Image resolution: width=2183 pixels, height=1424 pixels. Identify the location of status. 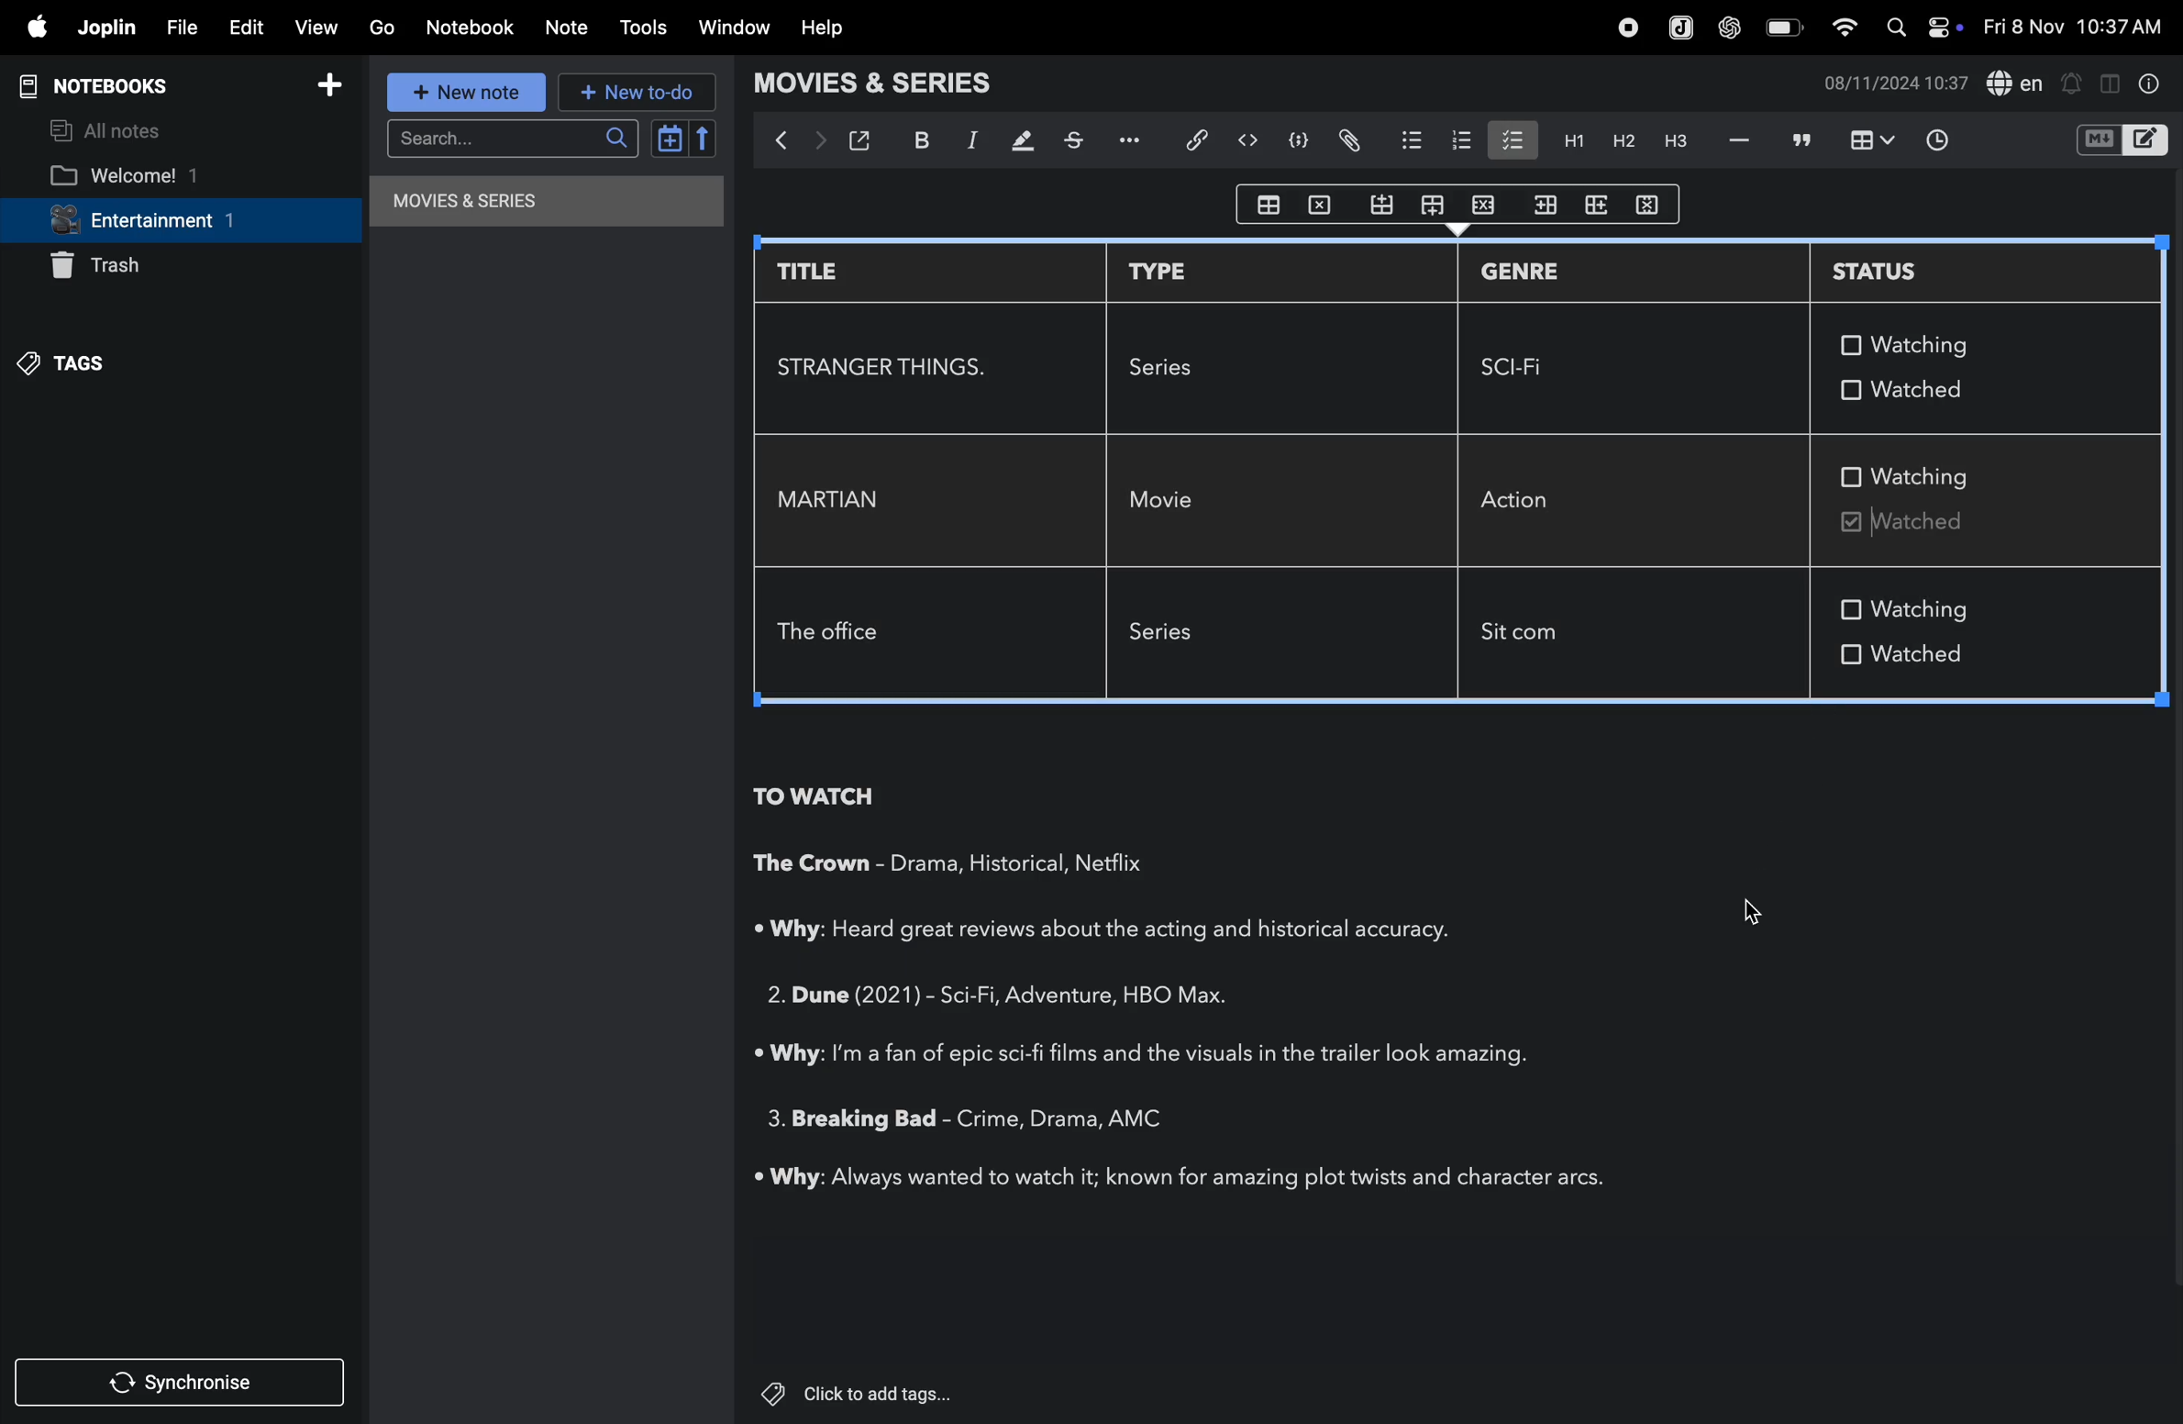
(1908, 270).